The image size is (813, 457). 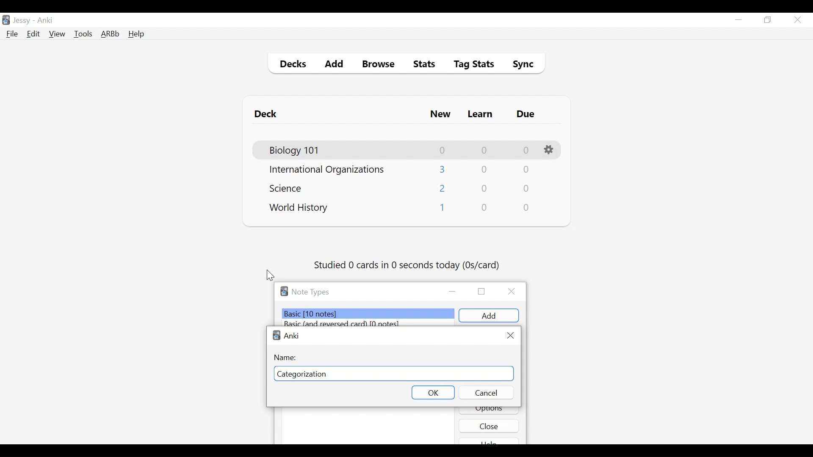 I want to click on Name, so click(x=287, y=357).